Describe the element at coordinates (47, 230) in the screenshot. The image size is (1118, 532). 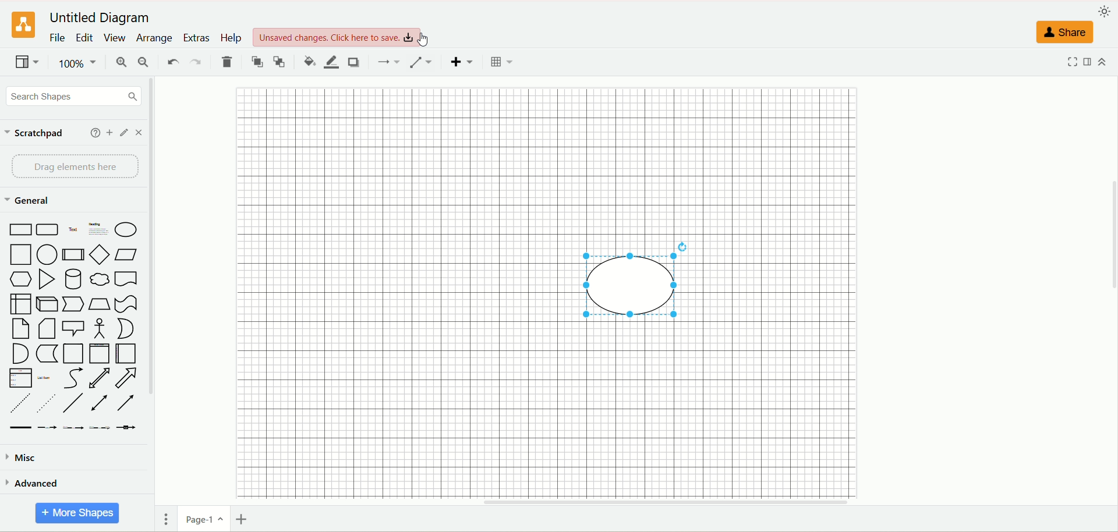
I see `rounded rectangle` at that location.